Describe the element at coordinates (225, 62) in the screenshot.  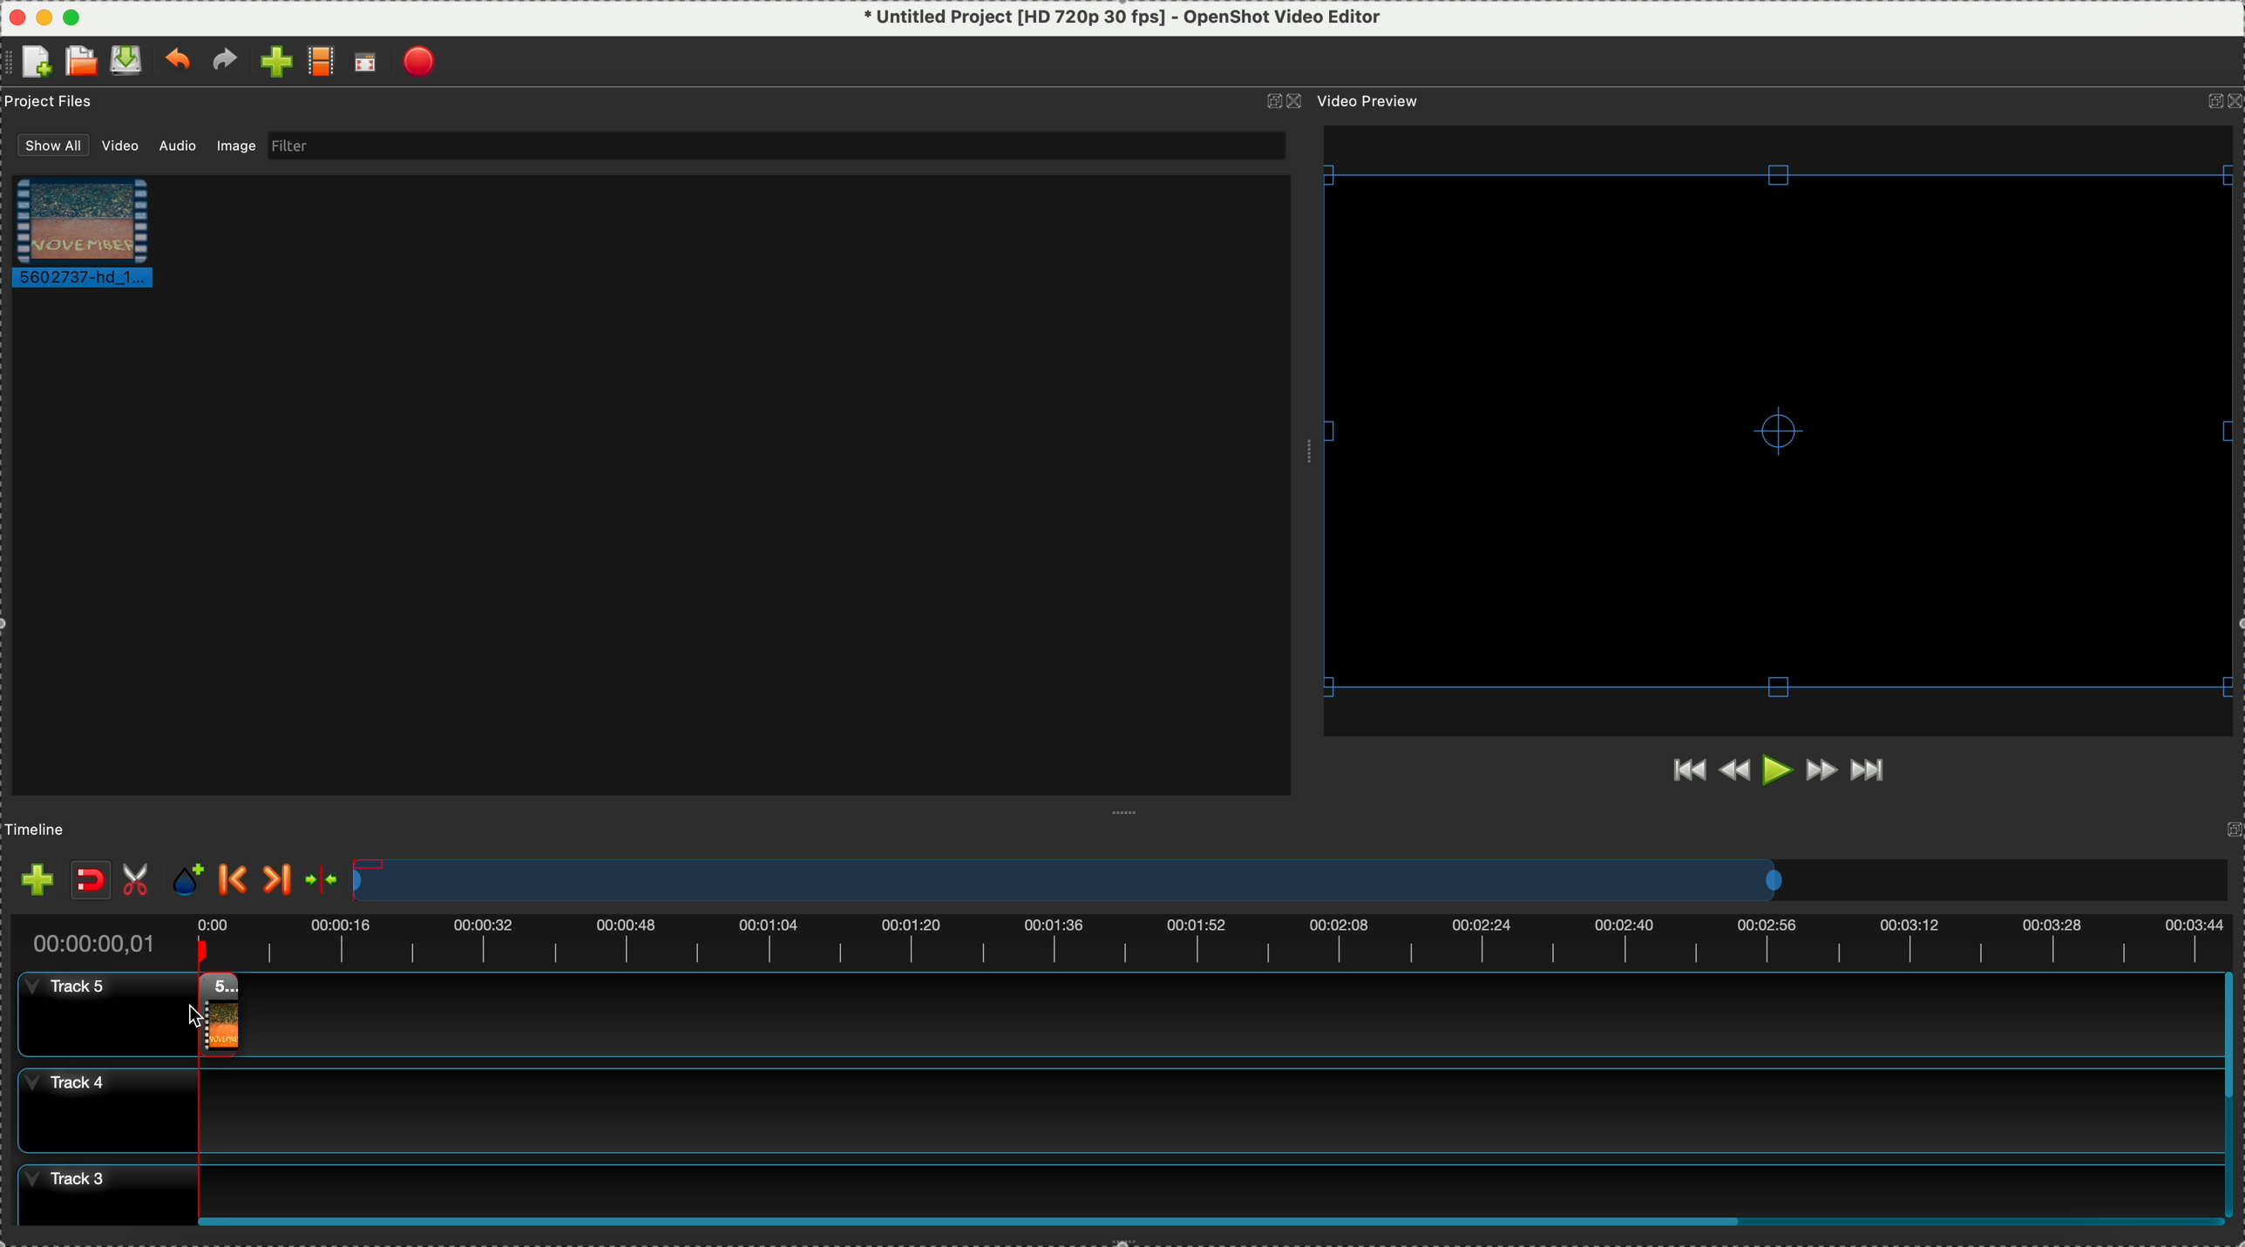
I see `redo` at that location.